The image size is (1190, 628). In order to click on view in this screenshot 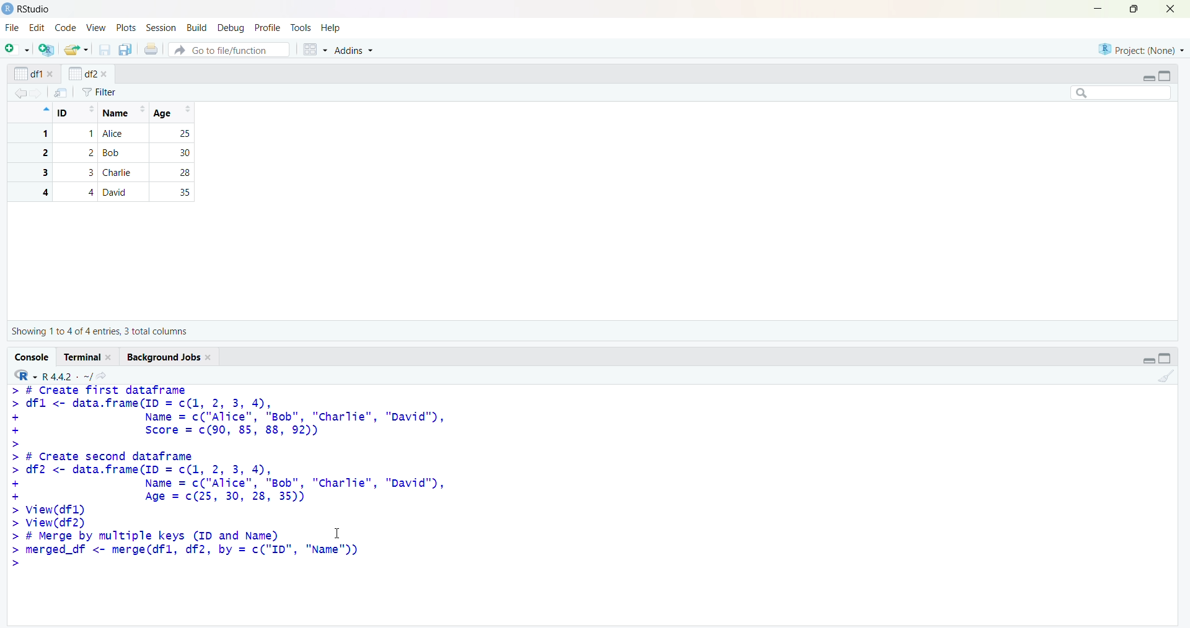, I will do `click(97, 28)`.